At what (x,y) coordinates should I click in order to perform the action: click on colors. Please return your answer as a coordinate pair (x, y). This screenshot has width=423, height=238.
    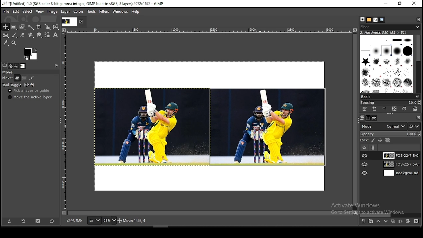
    Looking at the image, I should click on (79, 12).